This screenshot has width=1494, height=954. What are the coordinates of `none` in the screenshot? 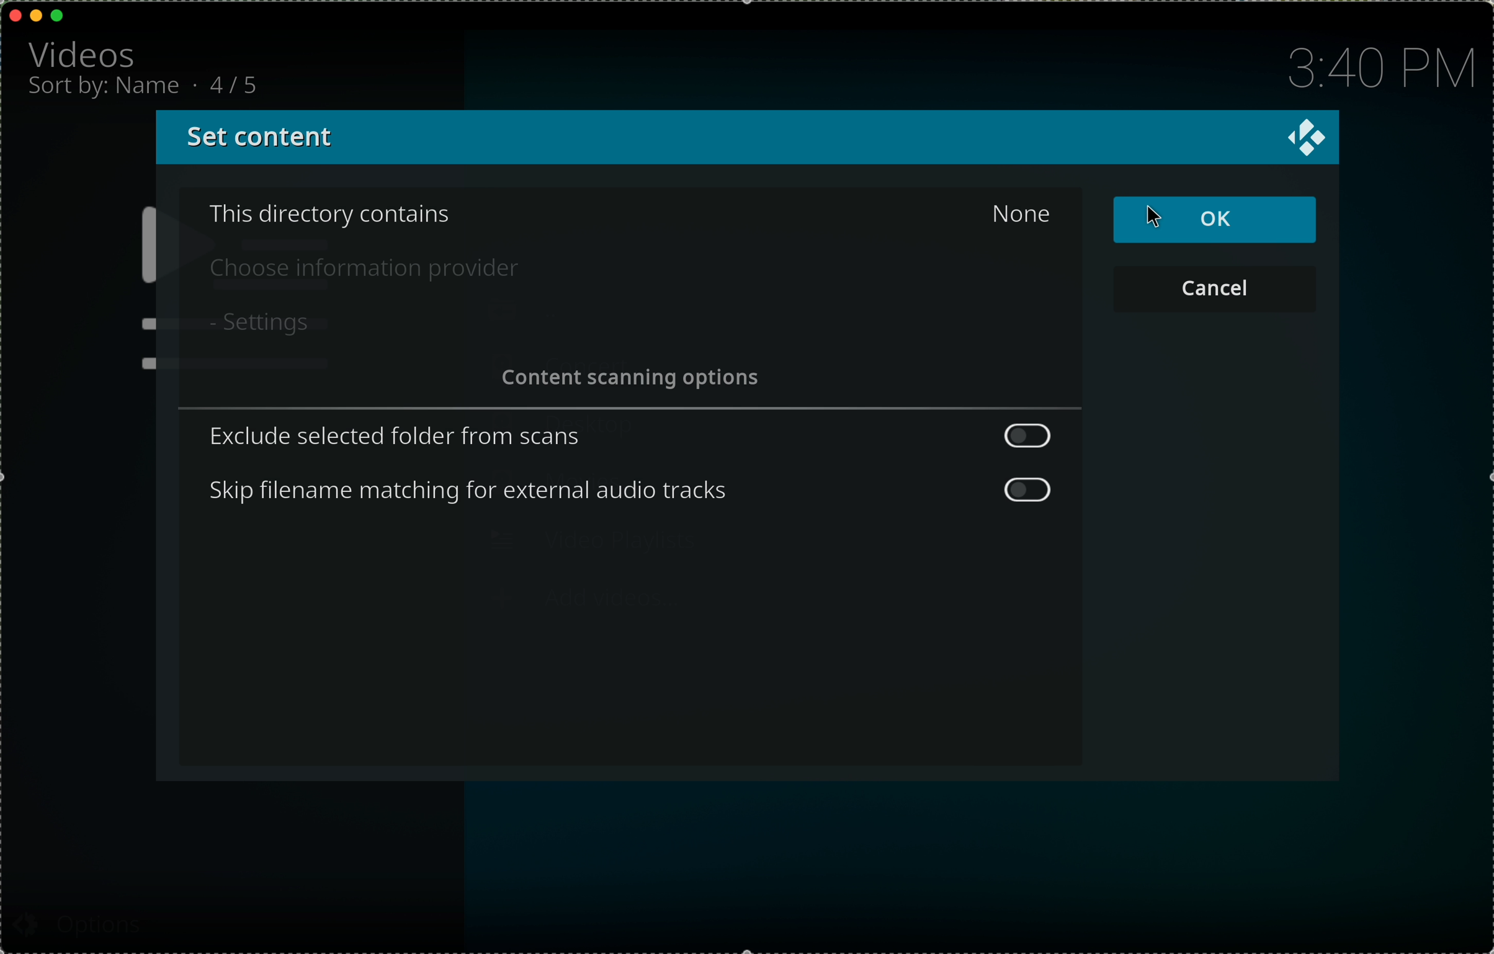 It's located at (1021, 212).